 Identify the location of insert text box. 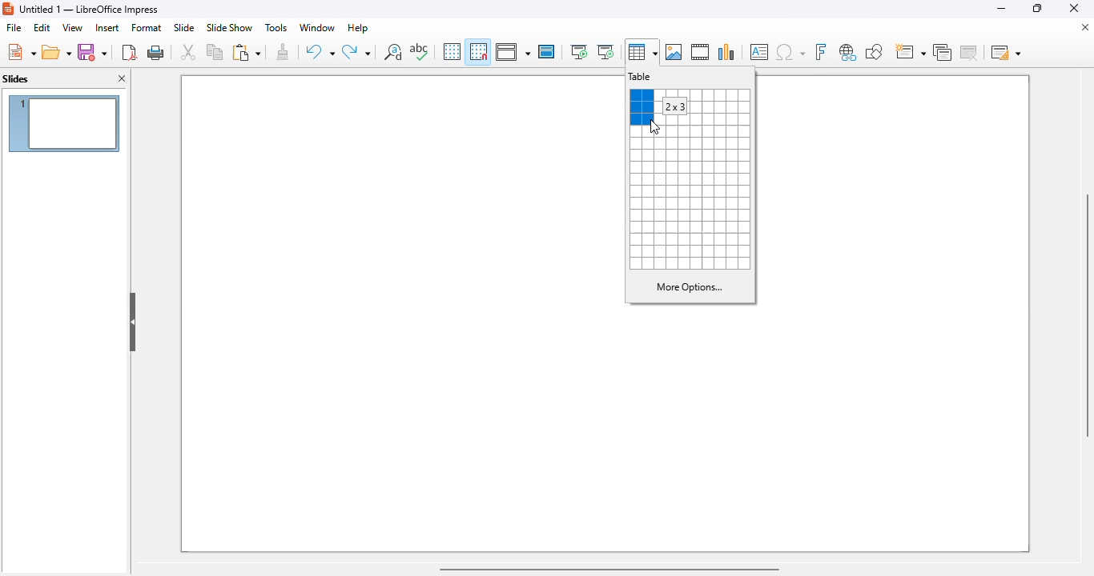
(760, 52).